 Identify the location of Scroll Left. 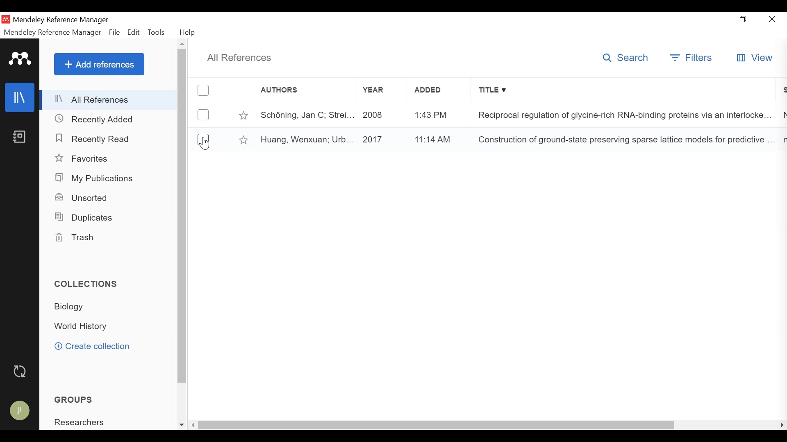
(196, 425).